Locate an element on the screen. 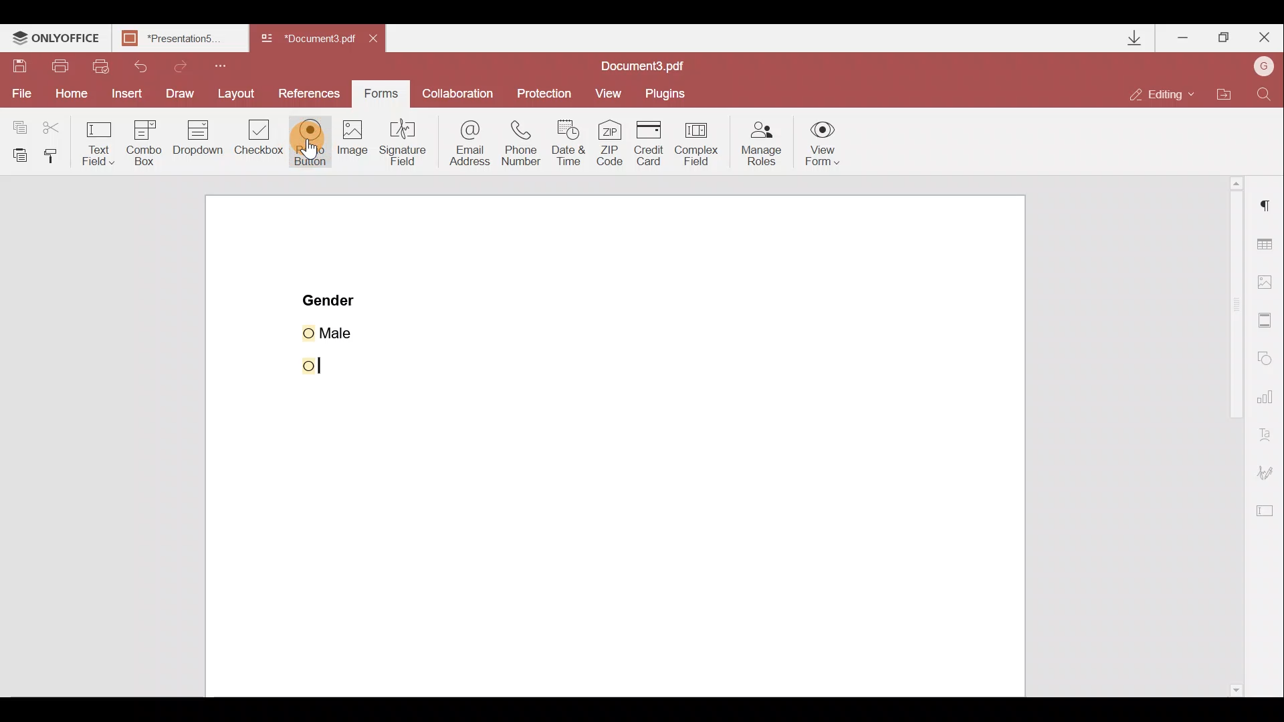 The image size is (1284, 722). References is located at coordinates (310, 93).